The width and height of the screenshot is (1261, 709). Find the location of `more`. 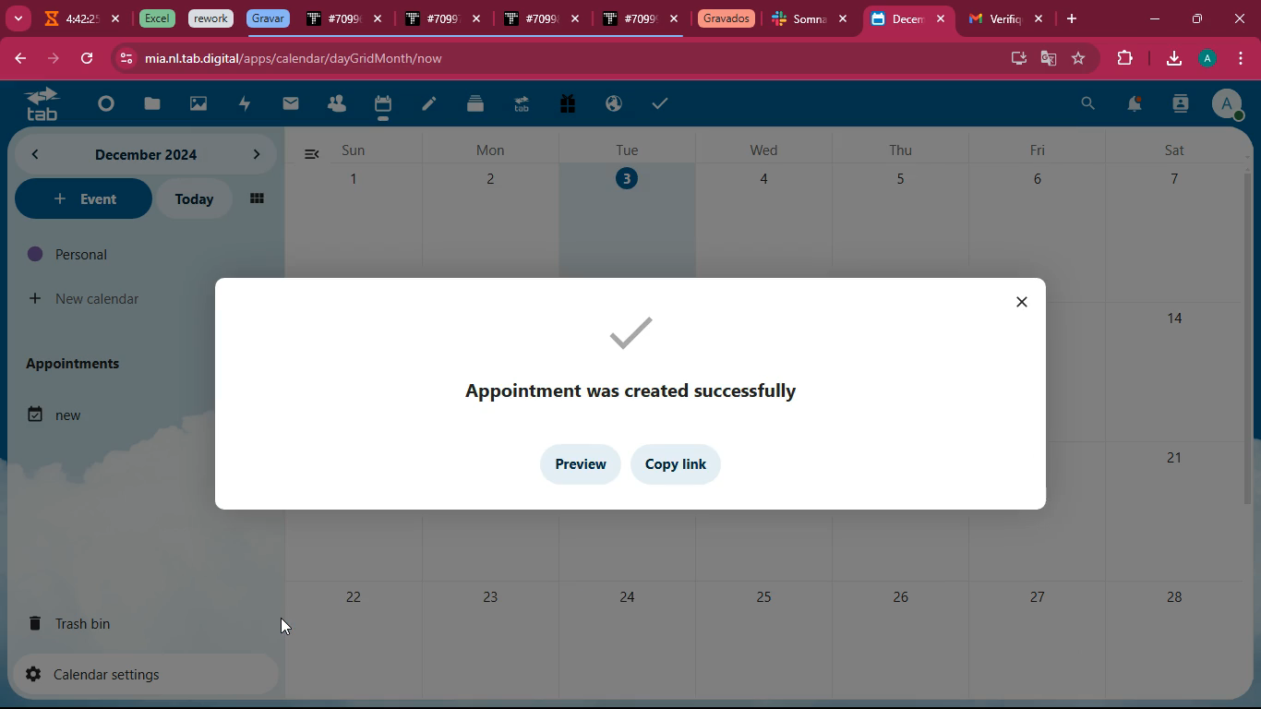

more is located at coordinates (17, 17).